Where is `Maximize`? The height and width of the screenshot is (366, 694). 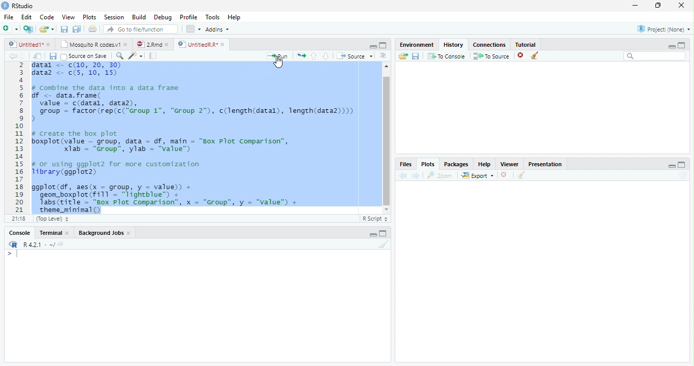
Maximize is located at coordinates (383, 233).